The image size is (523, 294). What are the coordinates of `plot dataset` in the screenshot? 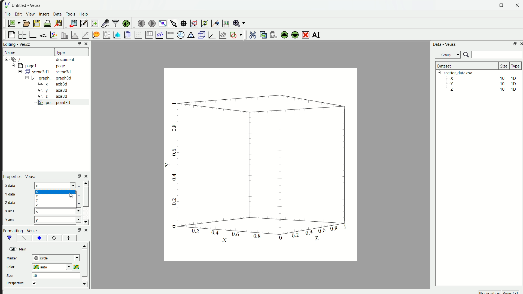 It's located at (116, 35).